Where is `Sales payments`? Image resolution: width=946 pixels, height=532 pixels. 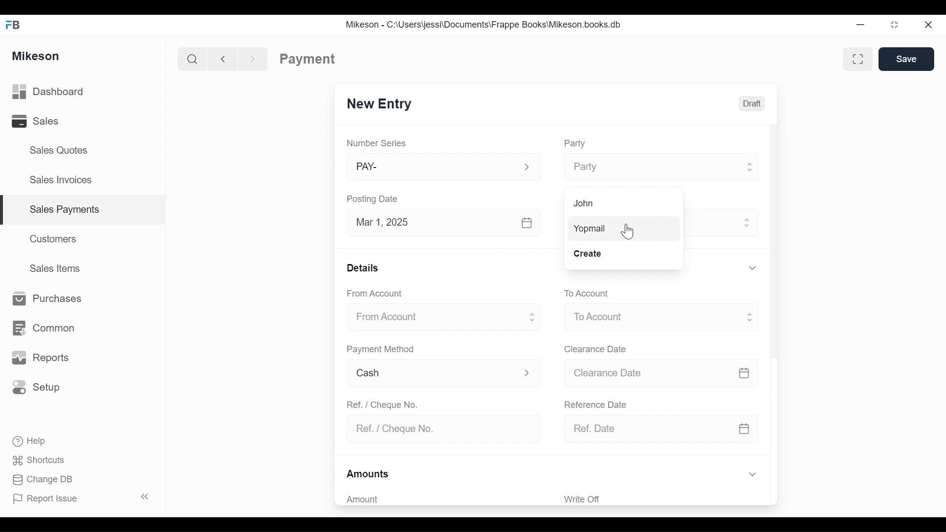 Sales payments is located at coordinates (67, 209).